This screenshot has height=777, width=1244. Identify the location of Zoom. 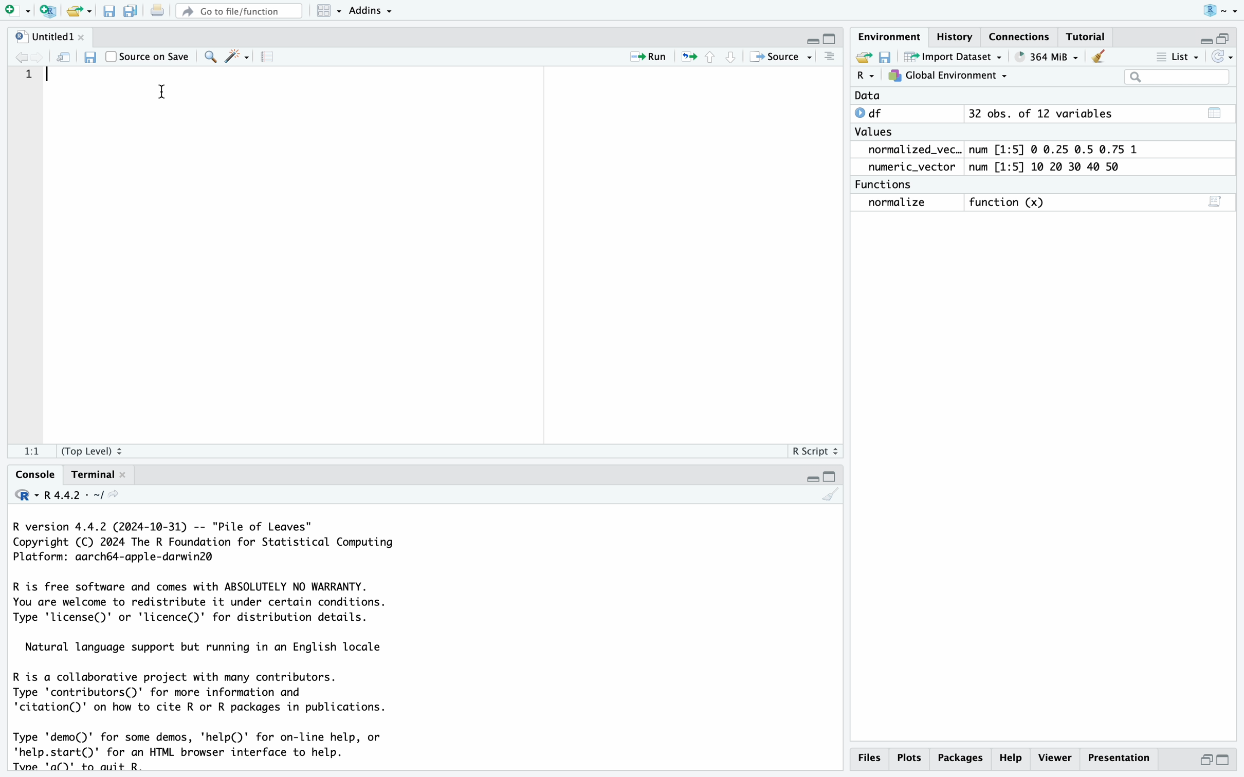
(209, 55).